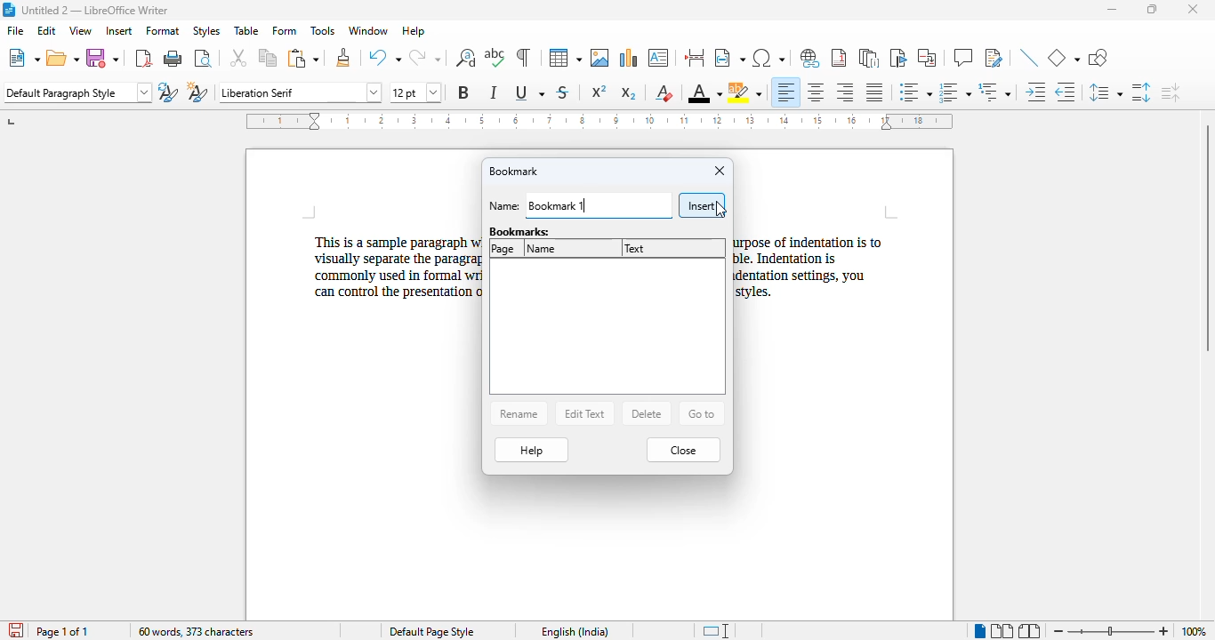 Image resolution: width=1215 pixels, height=640 pixels. What do you see at coordinates (1060, 631) in the screenshot?
I see `zoom out` at bounding box center [1060, 631].